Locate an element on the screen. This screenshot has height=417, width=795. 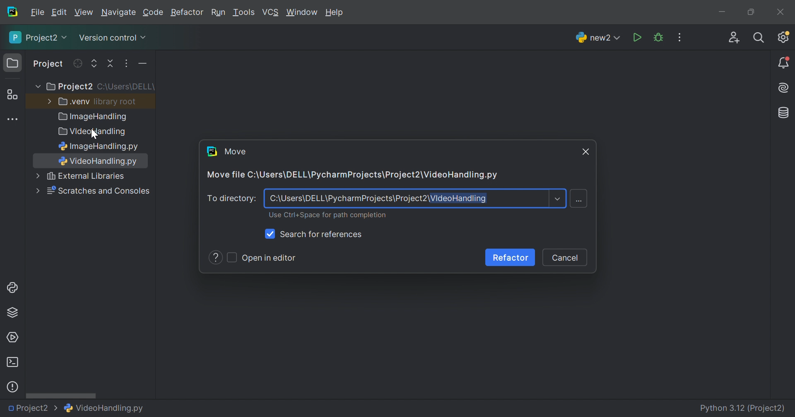
more is located at coordinates (36, 191).